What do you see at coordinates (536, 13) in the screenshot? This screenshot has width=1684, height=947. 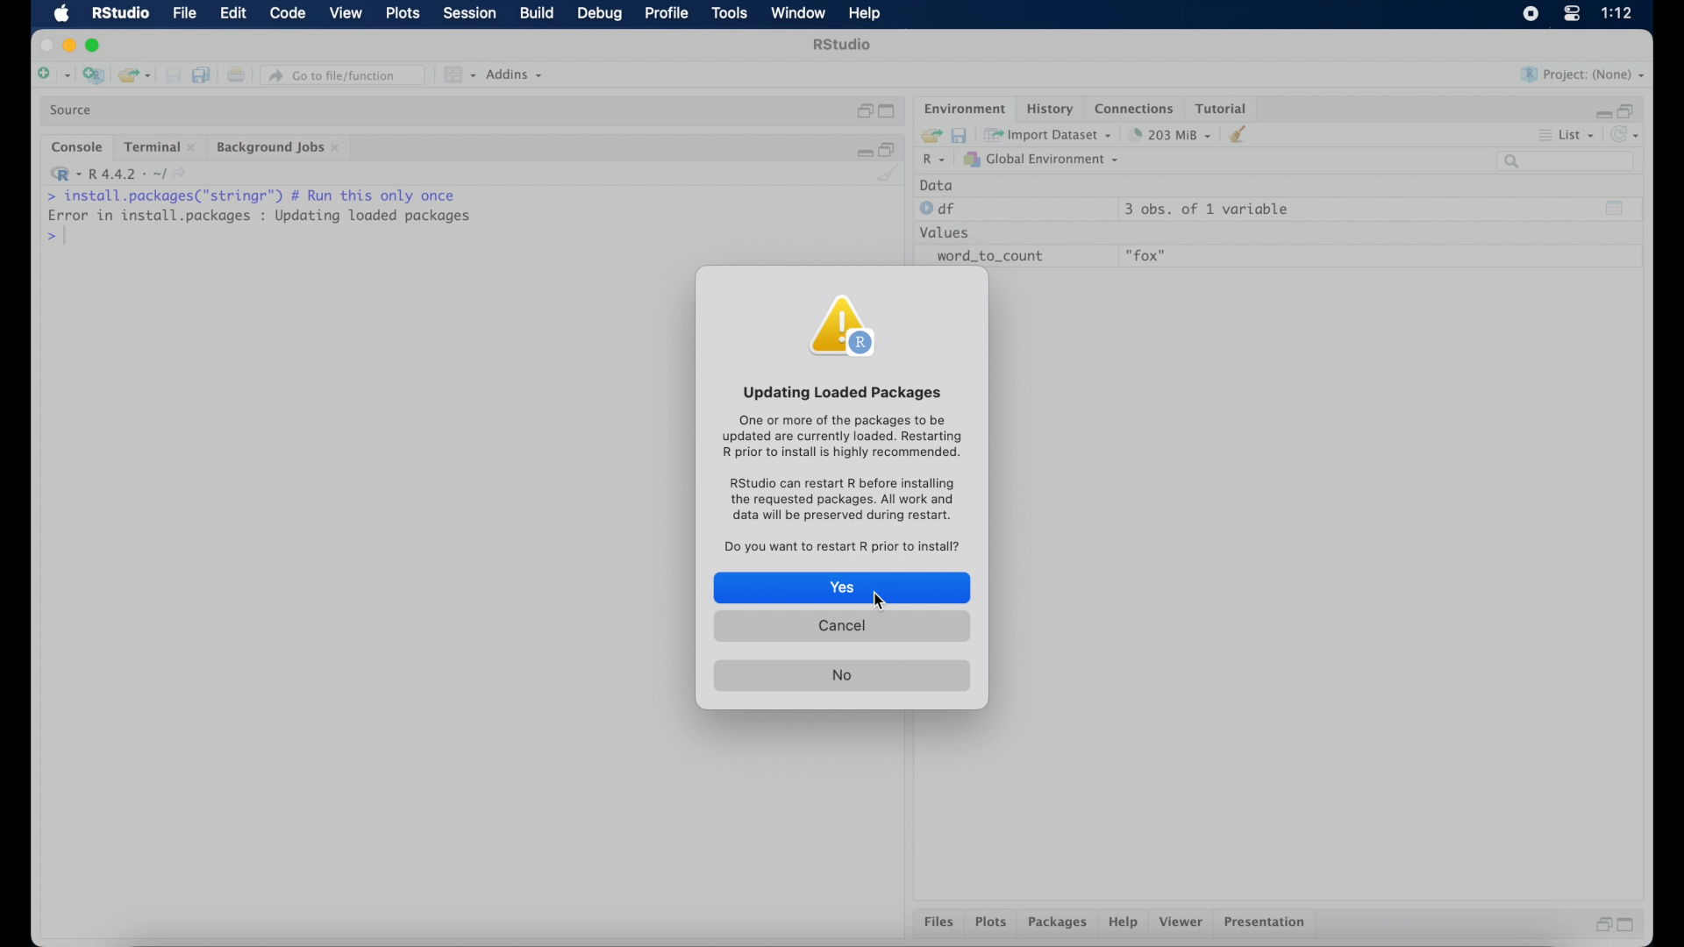 I see `build` at bounding box center [536, 13].